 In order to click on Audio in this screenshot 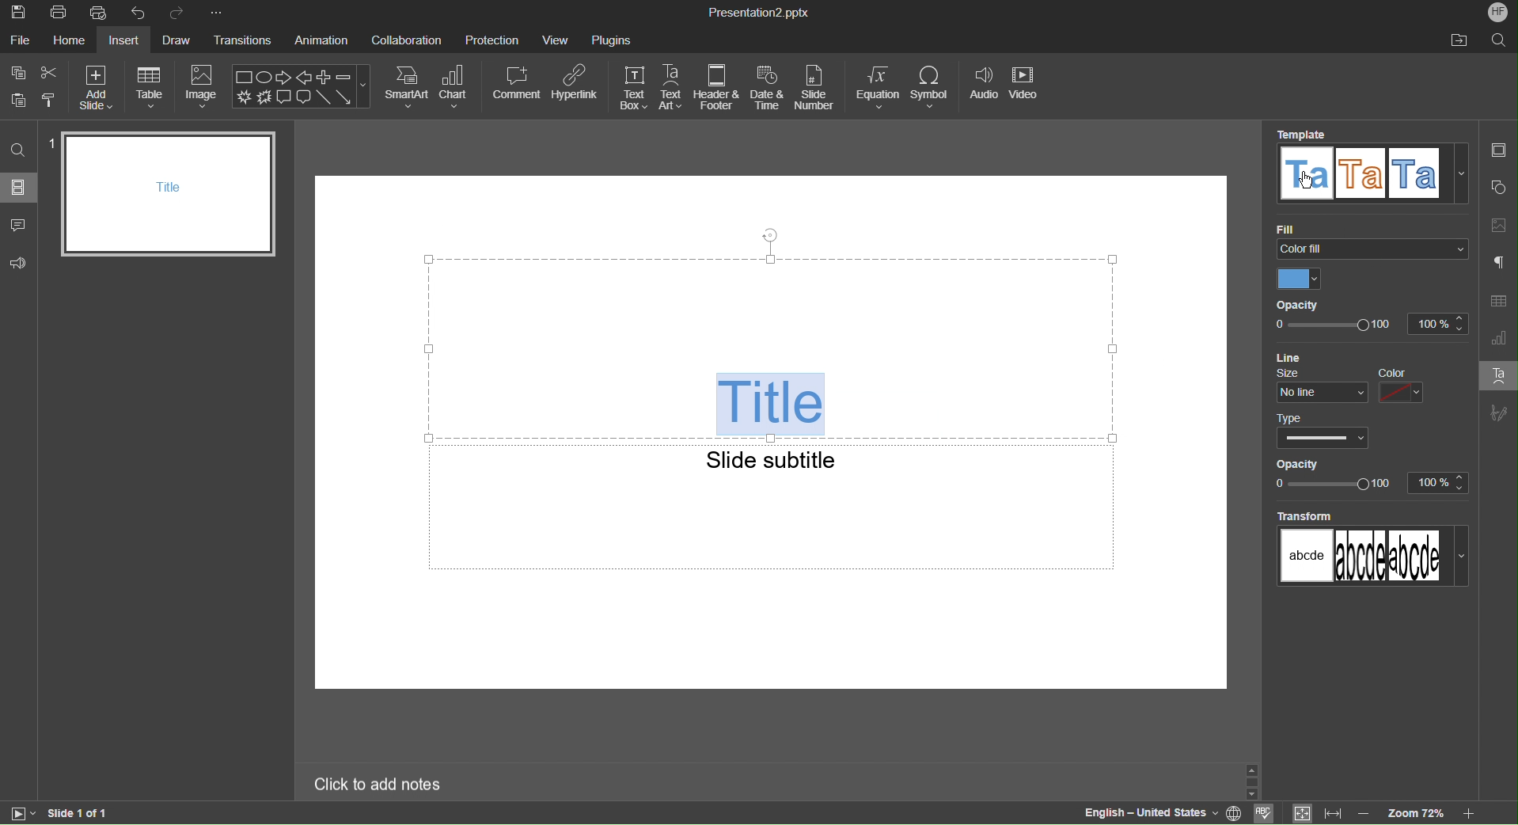, I will do `click(984, 88)`.